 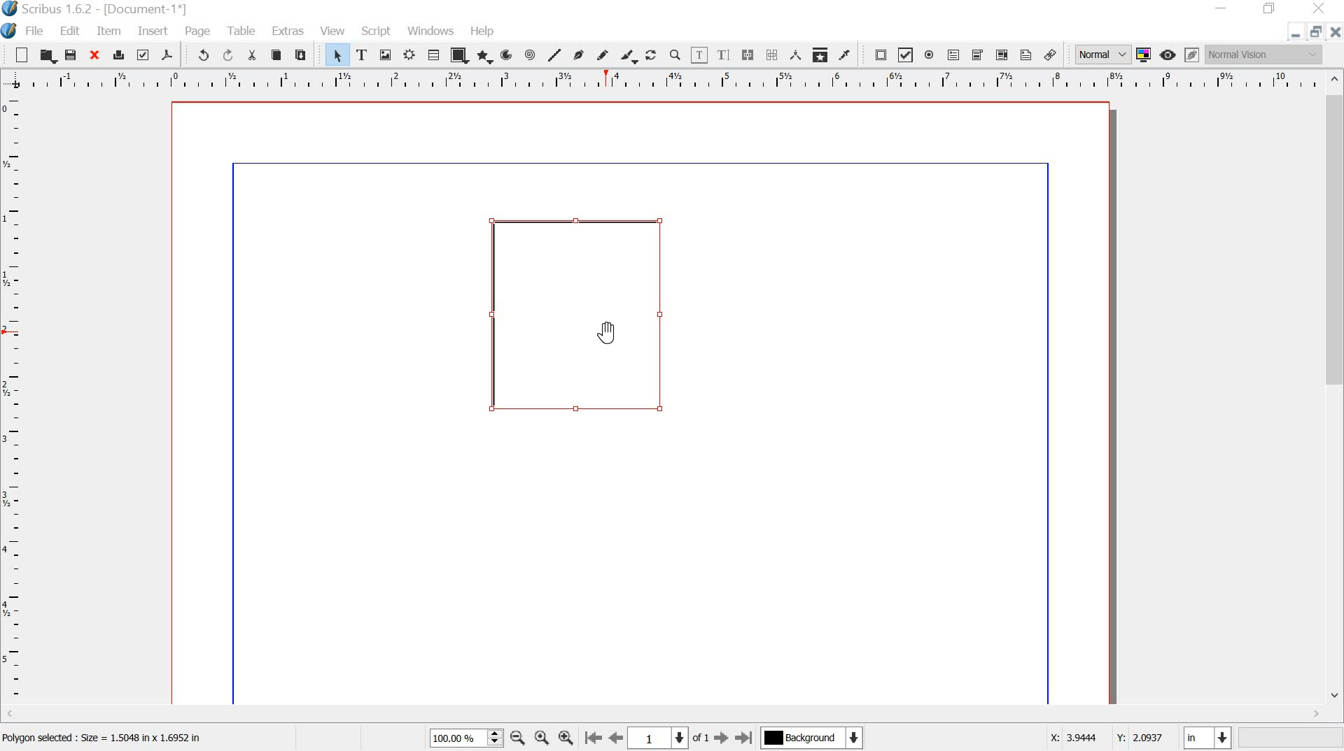 I want to click on save as pdf, so click(x=169, y=55).